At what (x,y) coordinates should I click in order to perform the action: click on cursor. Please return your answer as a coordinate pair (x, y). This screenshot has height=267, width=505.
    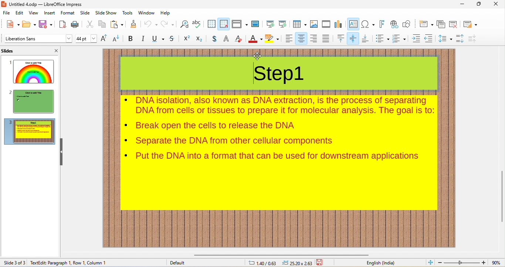
    Looking at the image, I should click on (257, 56).